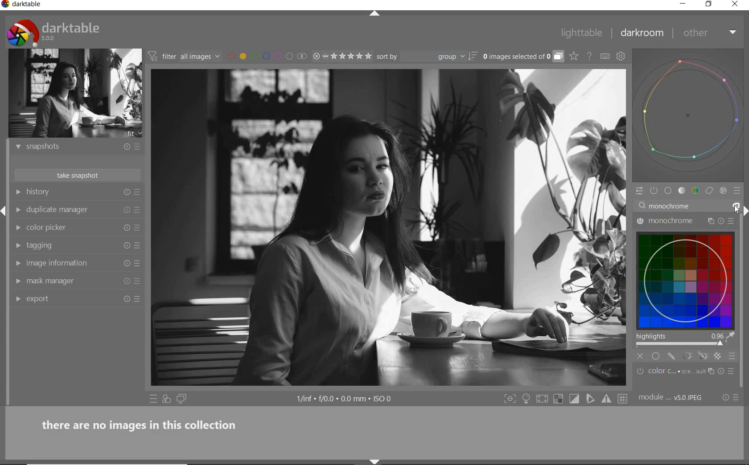 This screenshot has width=749, height=465. Describe the element at coordinates (153, 399) in the screenshot. I see `quick access to preset` at that location.